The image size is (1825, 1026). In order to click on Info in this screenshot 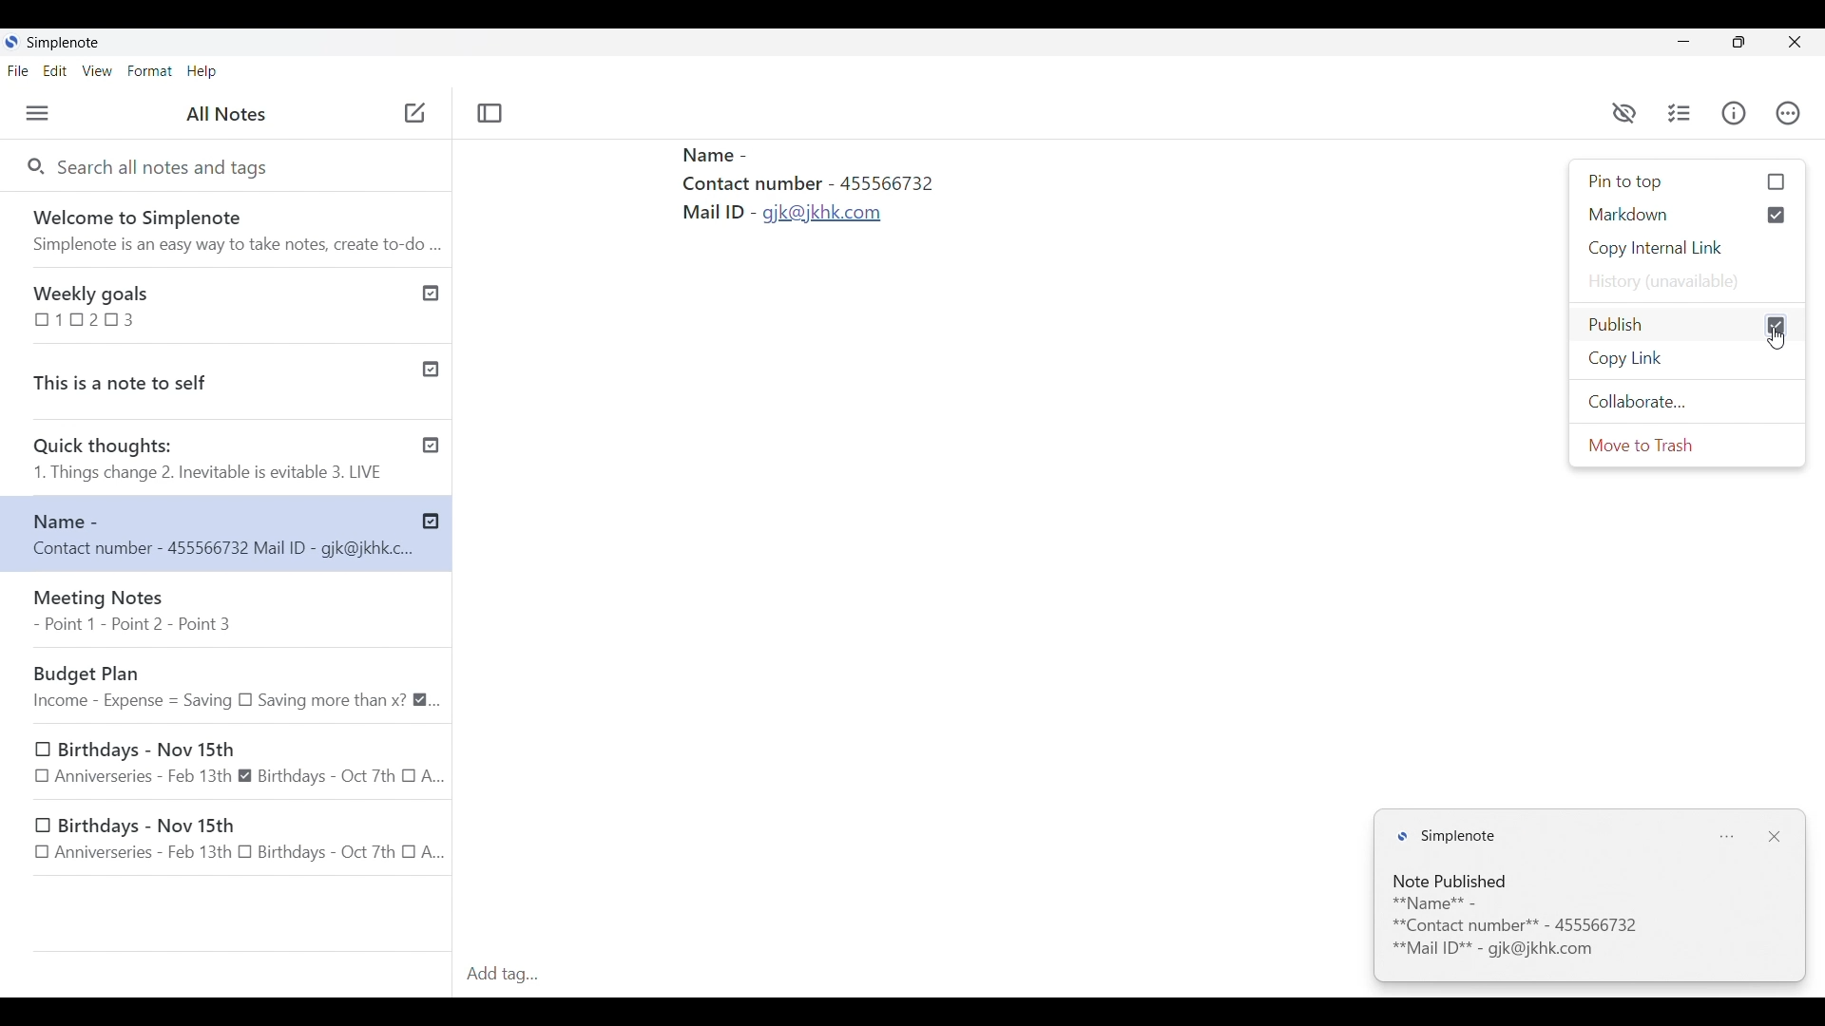, I will do `click(1734, 113)`.